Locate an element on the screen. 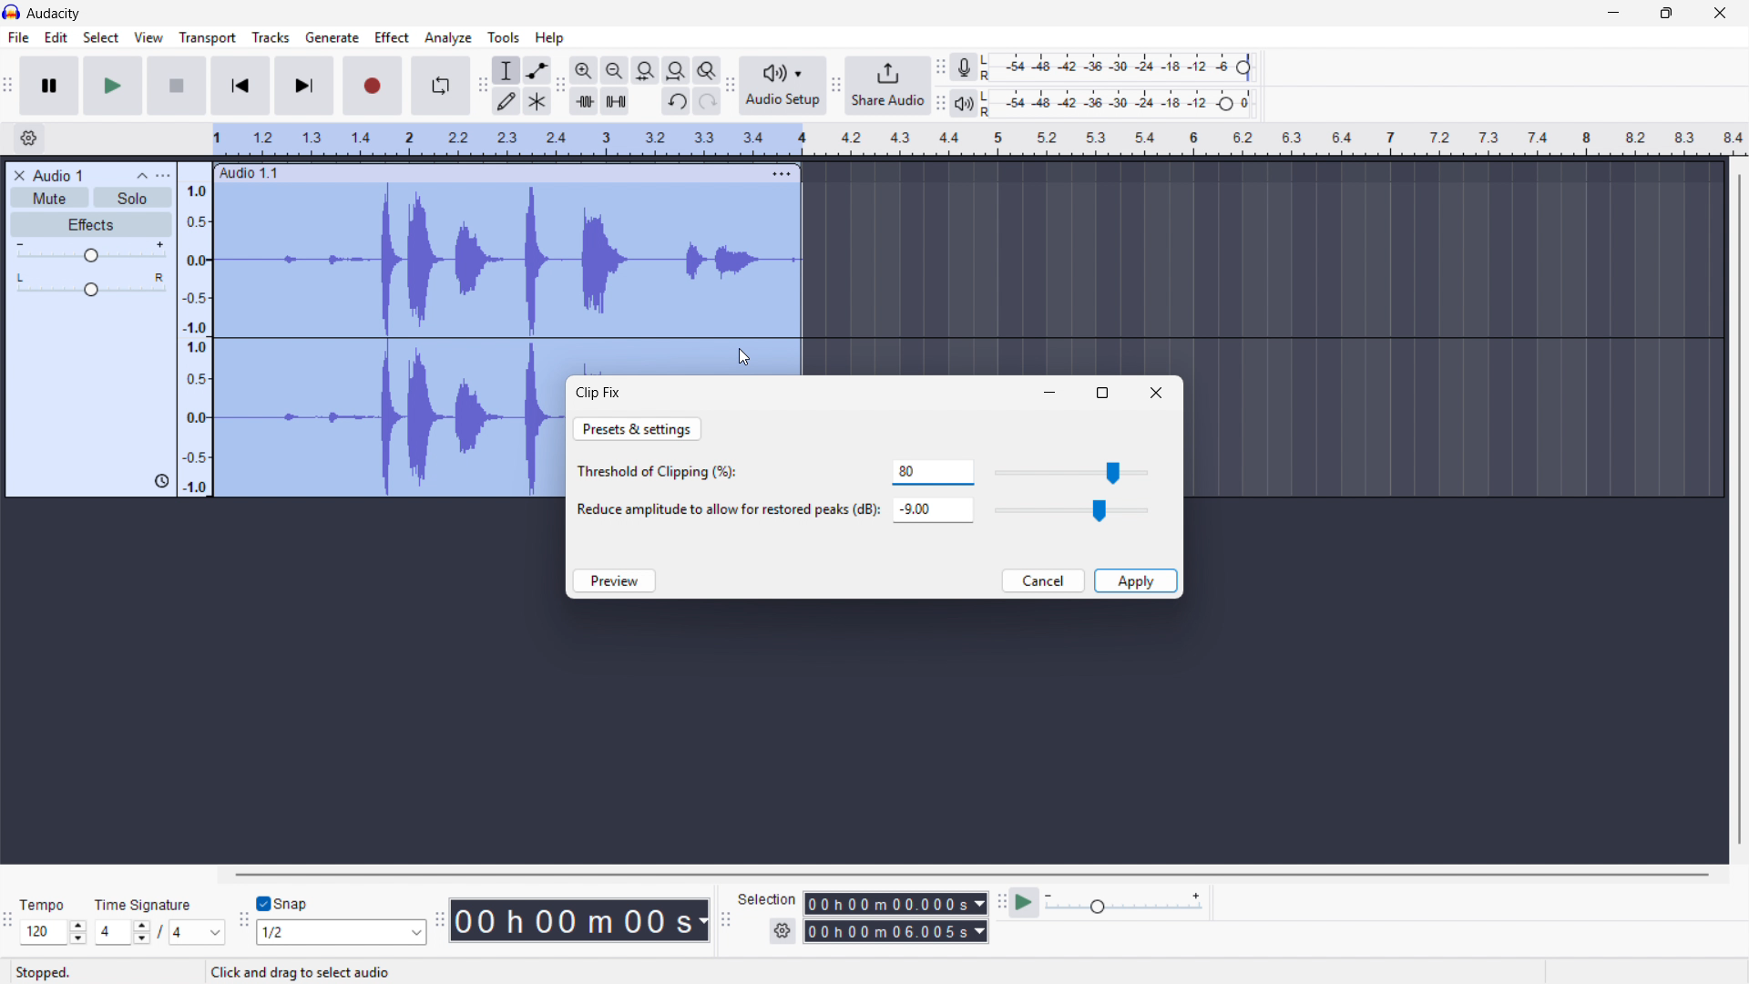 The width and height of the screenshot is (1749, 984). reduce amplitude to allow for restored peaks (dB) is located at coordinates (726, 511).